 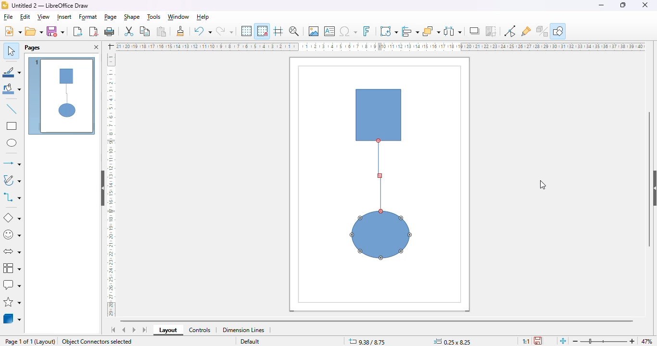 I want to click on basic shapes, so click(x=13, y=218).